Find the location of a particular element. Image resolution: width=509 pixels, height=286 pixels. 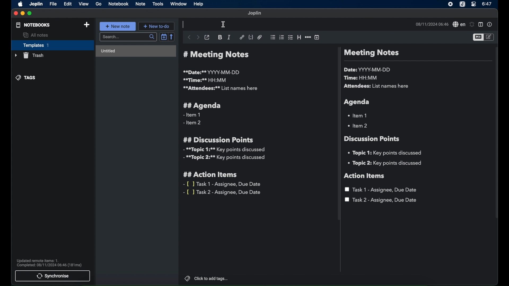

Joplin is located at coordinates (255, 13).